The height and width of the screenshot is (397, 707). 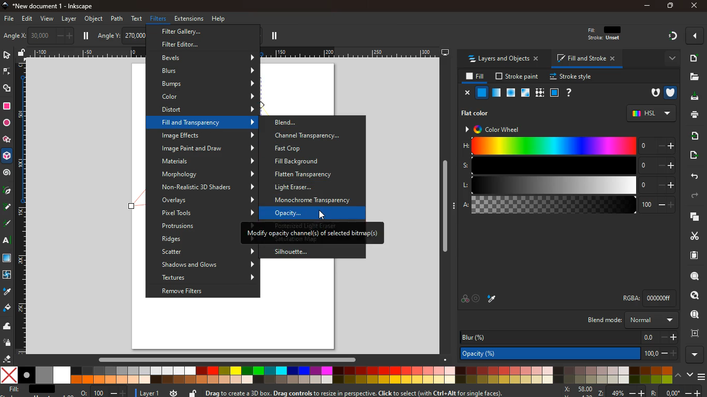 What do you see at coordinates (569, 146) in the screenshot?
I see `h` at bounding box center [569, 146].